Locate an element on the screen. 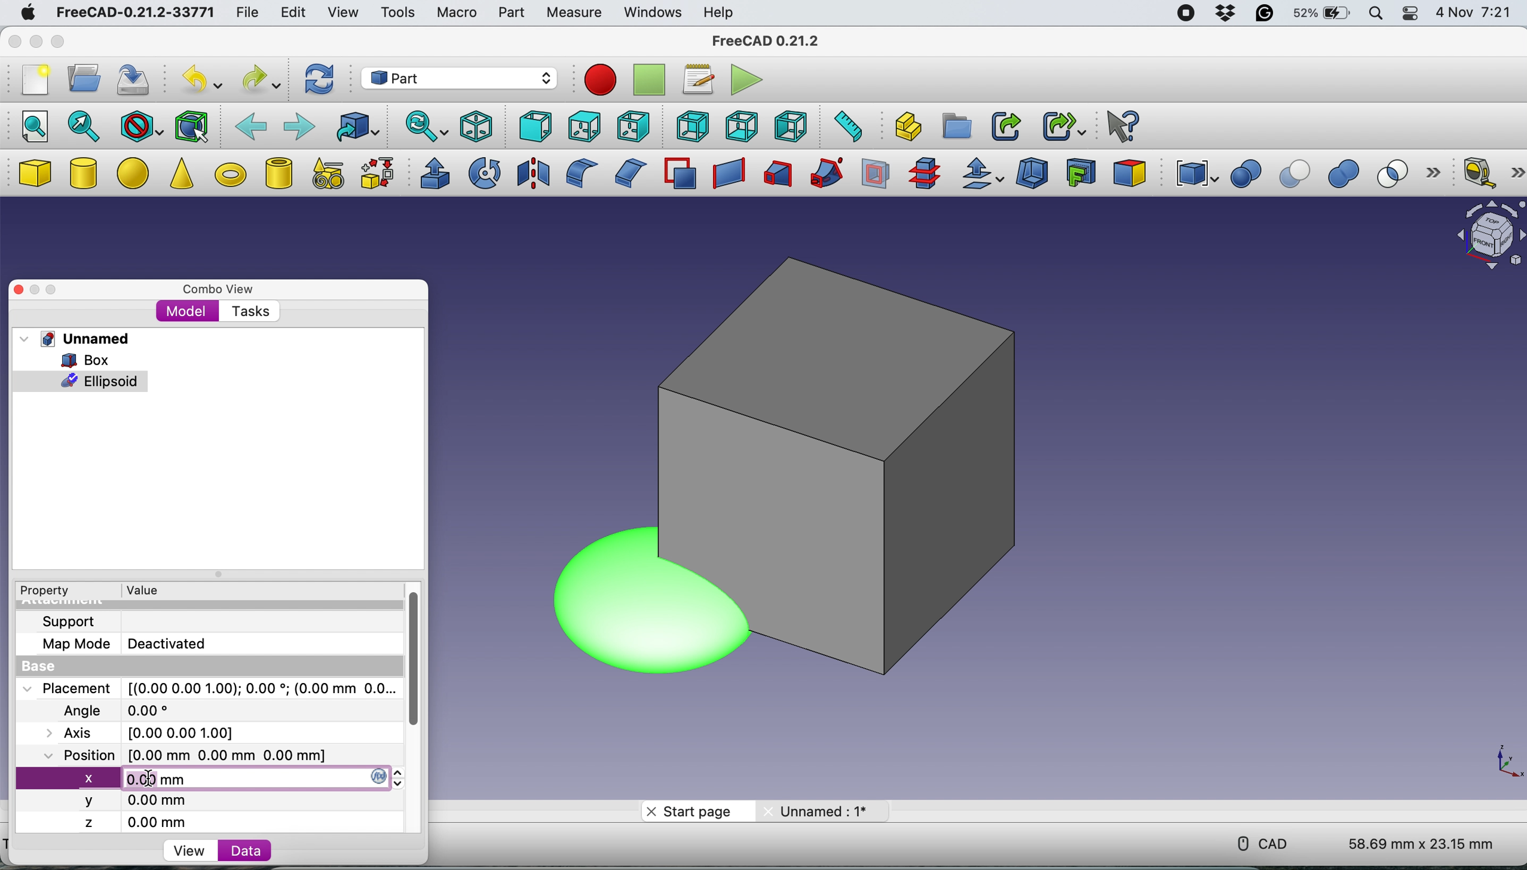 The height and width of the screenshot is (870, 1527). macros is located at coordinates (695, 80).